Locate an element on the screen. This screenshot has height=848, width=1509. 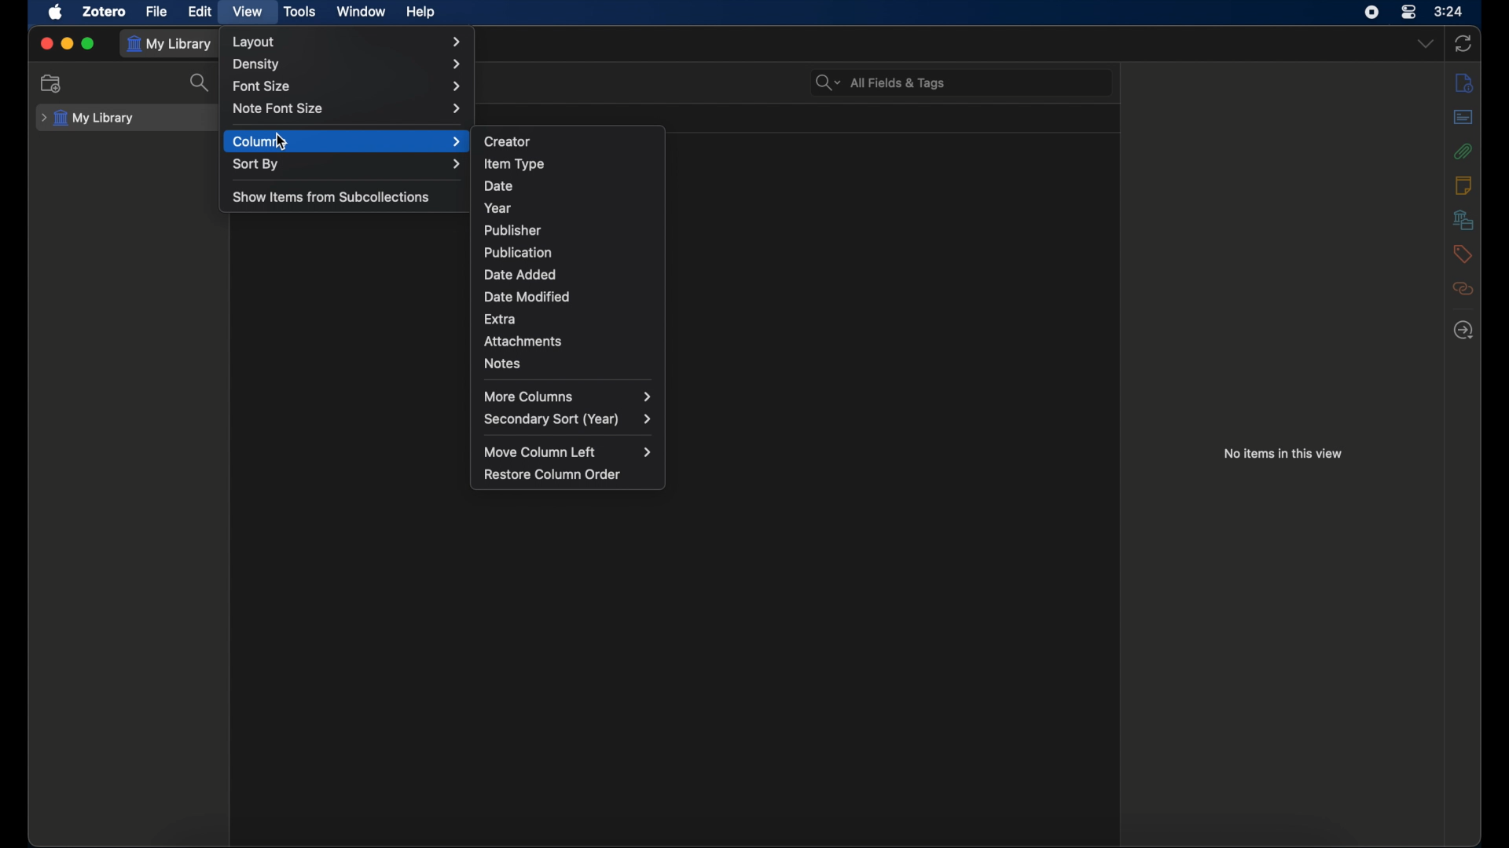
move column left is located at coordinates (567, 452).